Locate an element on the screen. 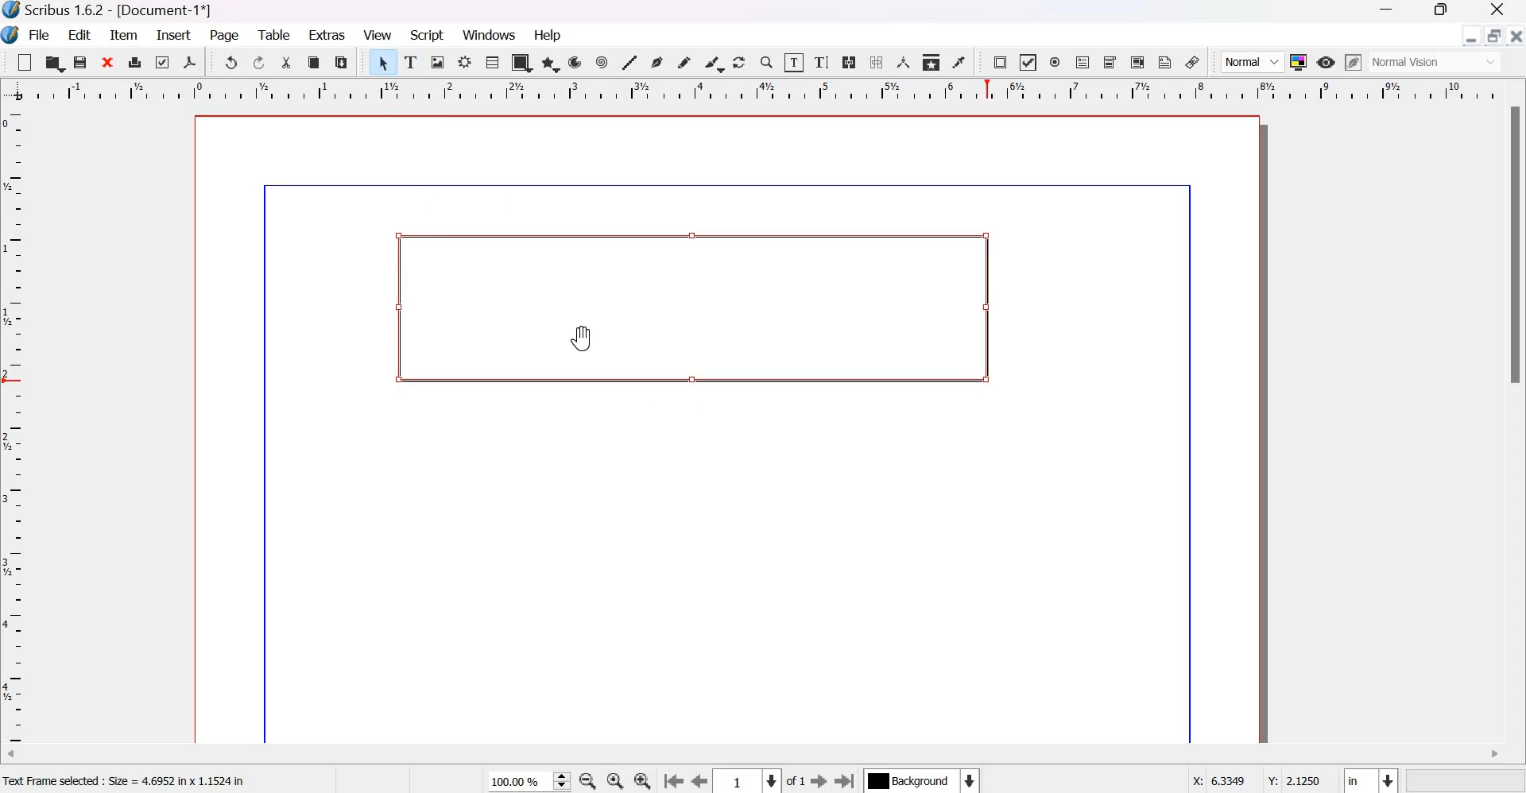  spiral is located at coordinates (603, 62).